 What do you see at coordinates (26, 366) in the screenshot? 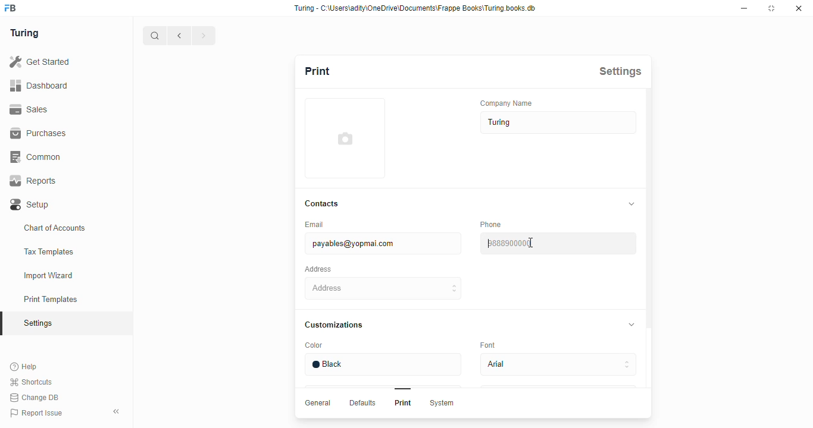
I see `Help` at bounding box center [26, 366].